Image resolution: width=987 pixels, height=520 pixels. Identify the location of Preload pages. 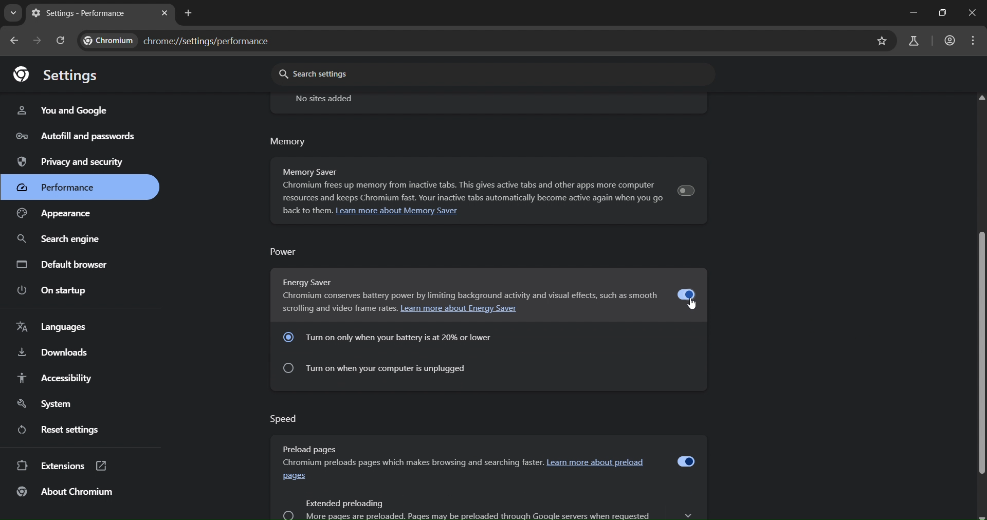
(311, 448).